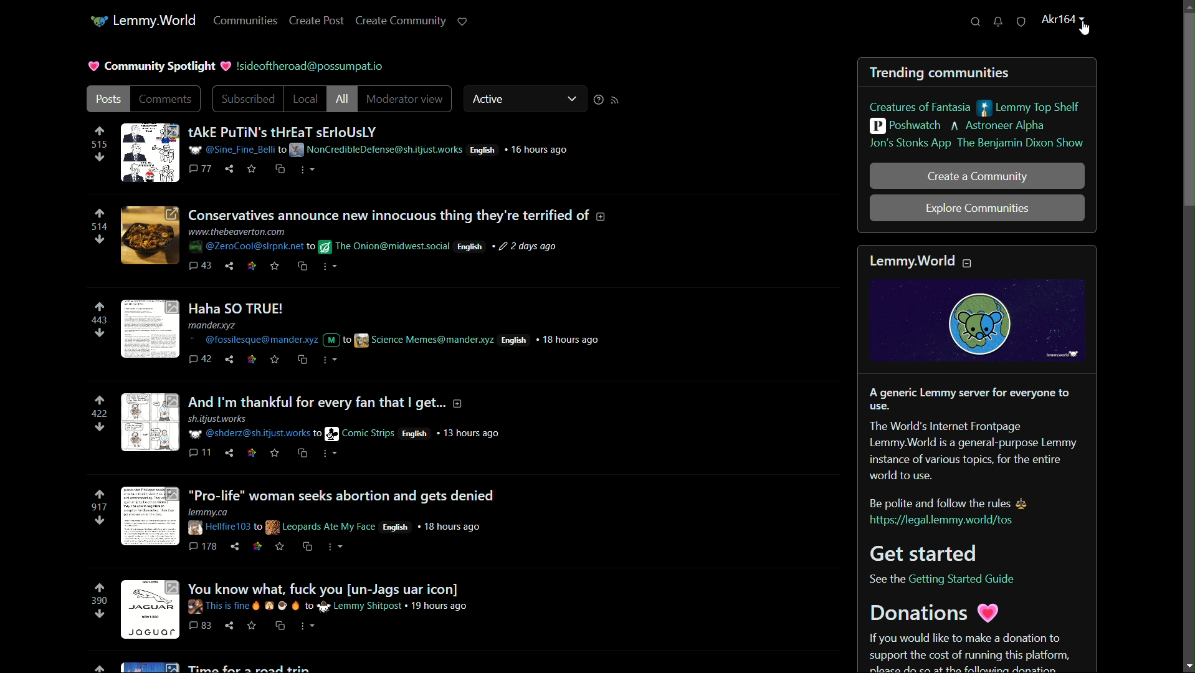 Image resolution: width=1195 pixels, height=673 pixels. I want to click on downvote, so click(100, 427).